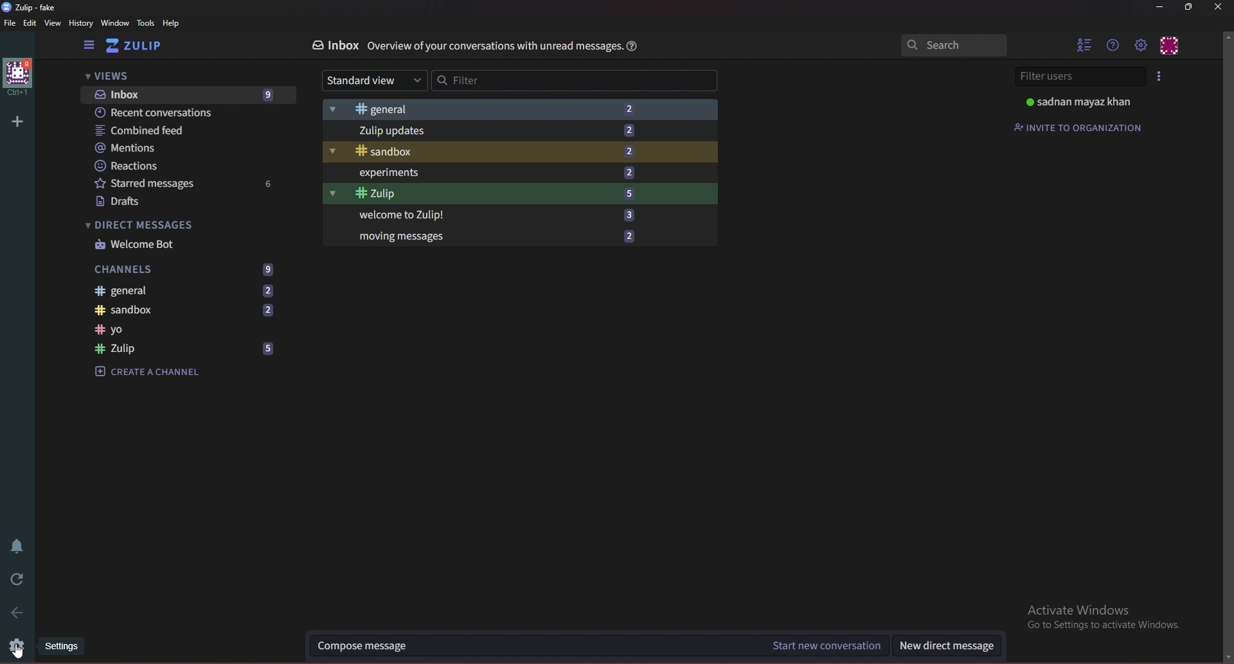  I want to click on  Inbox, so click(188, 96).